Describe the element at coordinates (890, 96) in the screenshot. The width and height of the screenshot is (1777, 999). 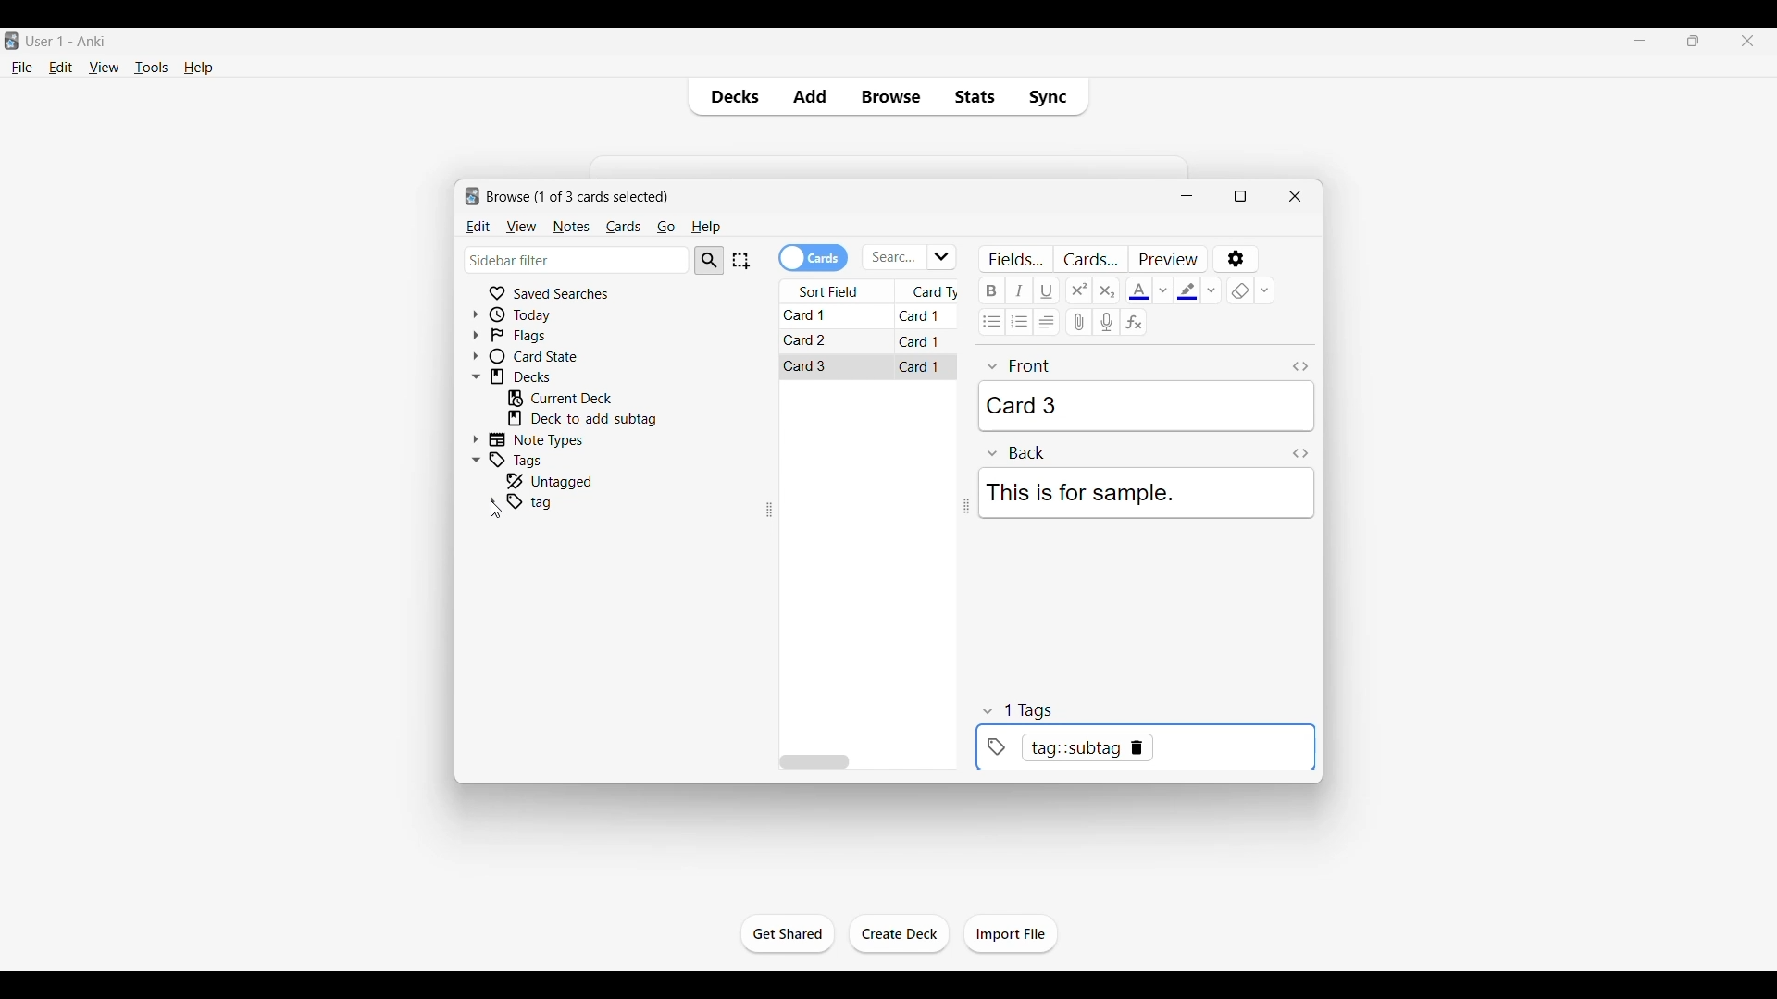
I see `Browse` at that location.